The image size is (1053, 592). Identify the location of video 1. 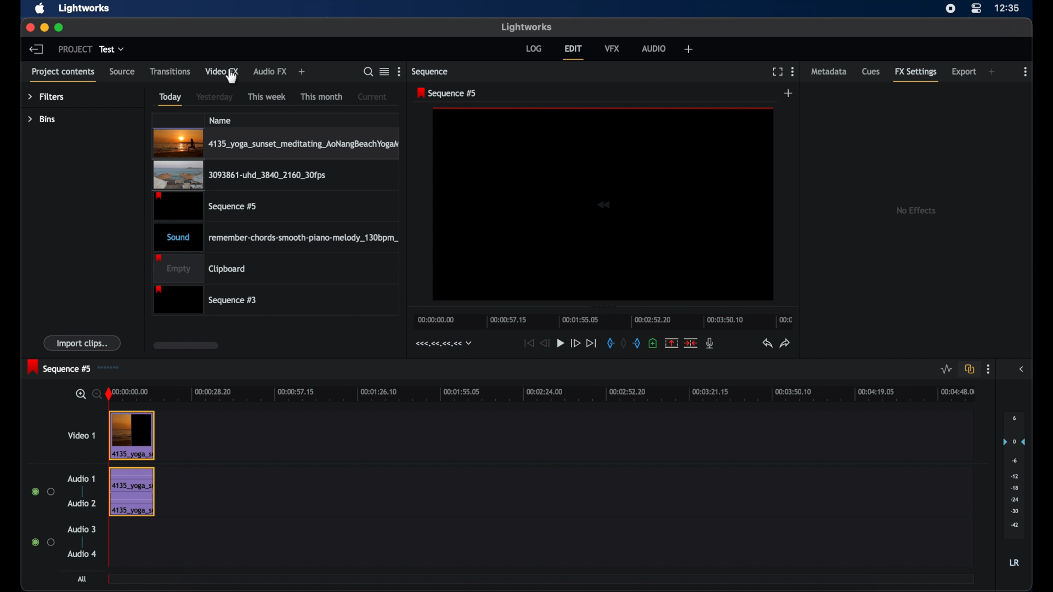
(82, 435).